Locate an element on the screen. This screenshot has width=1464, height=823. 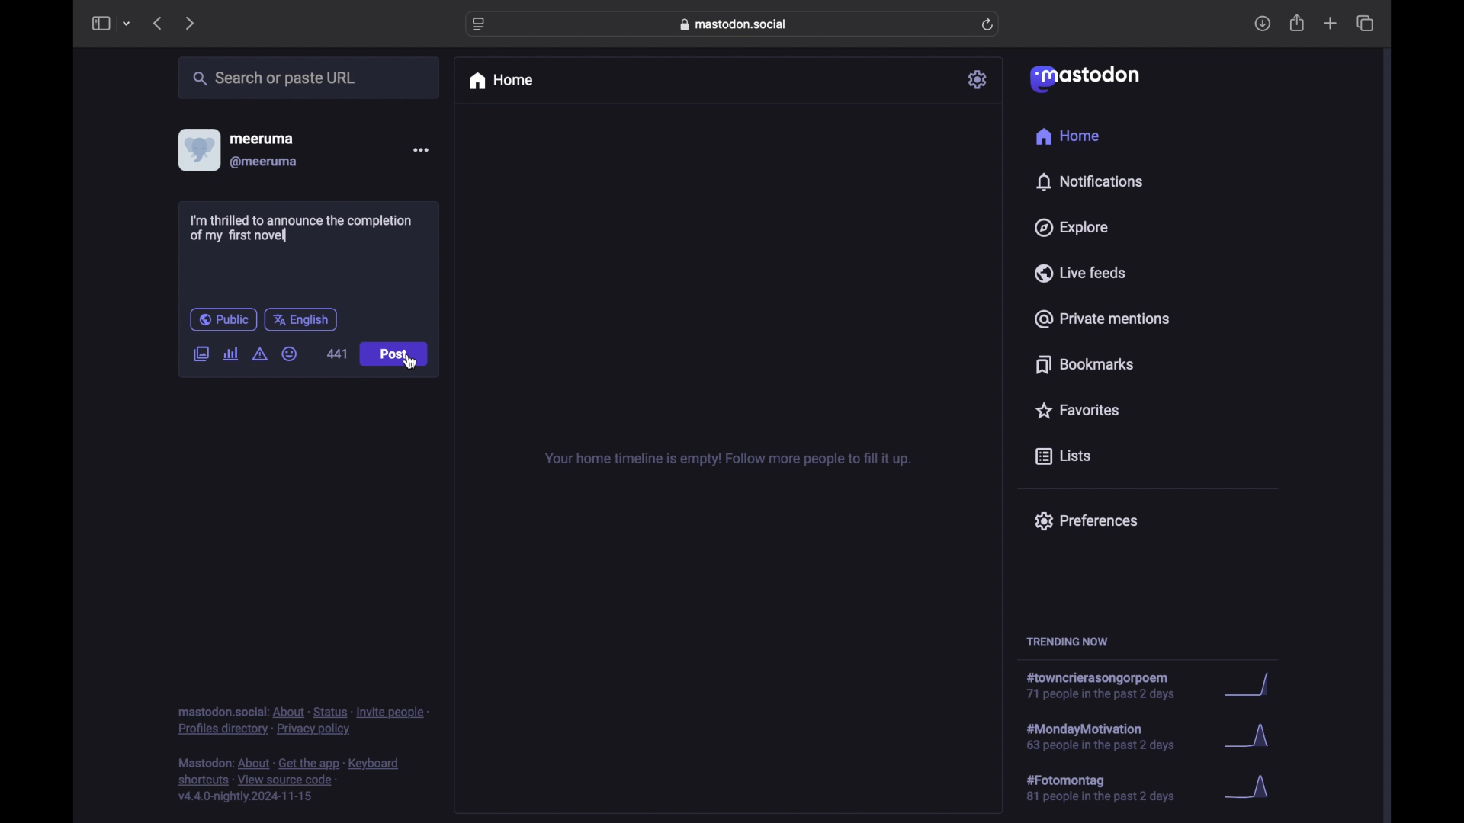
favorites is located at coordinates (1077, 410).